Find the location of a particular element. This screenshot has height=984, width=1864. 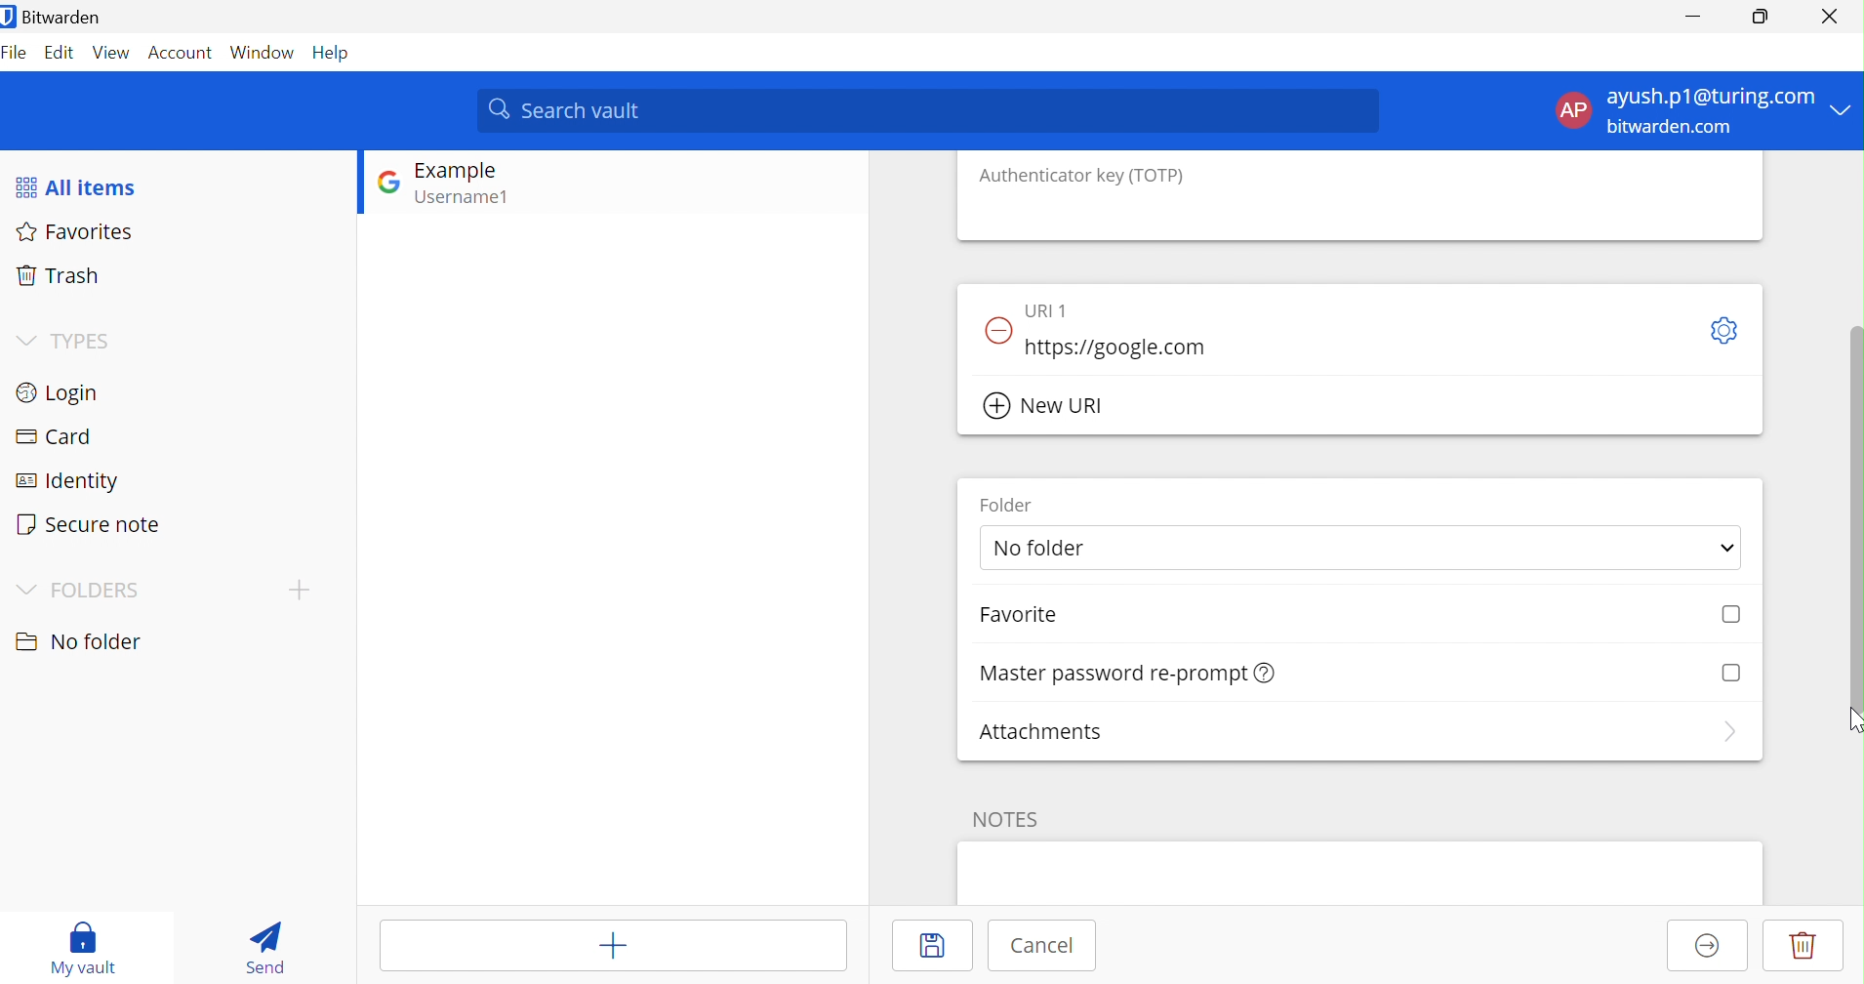

TYPES is located at coordinates (85, 340).